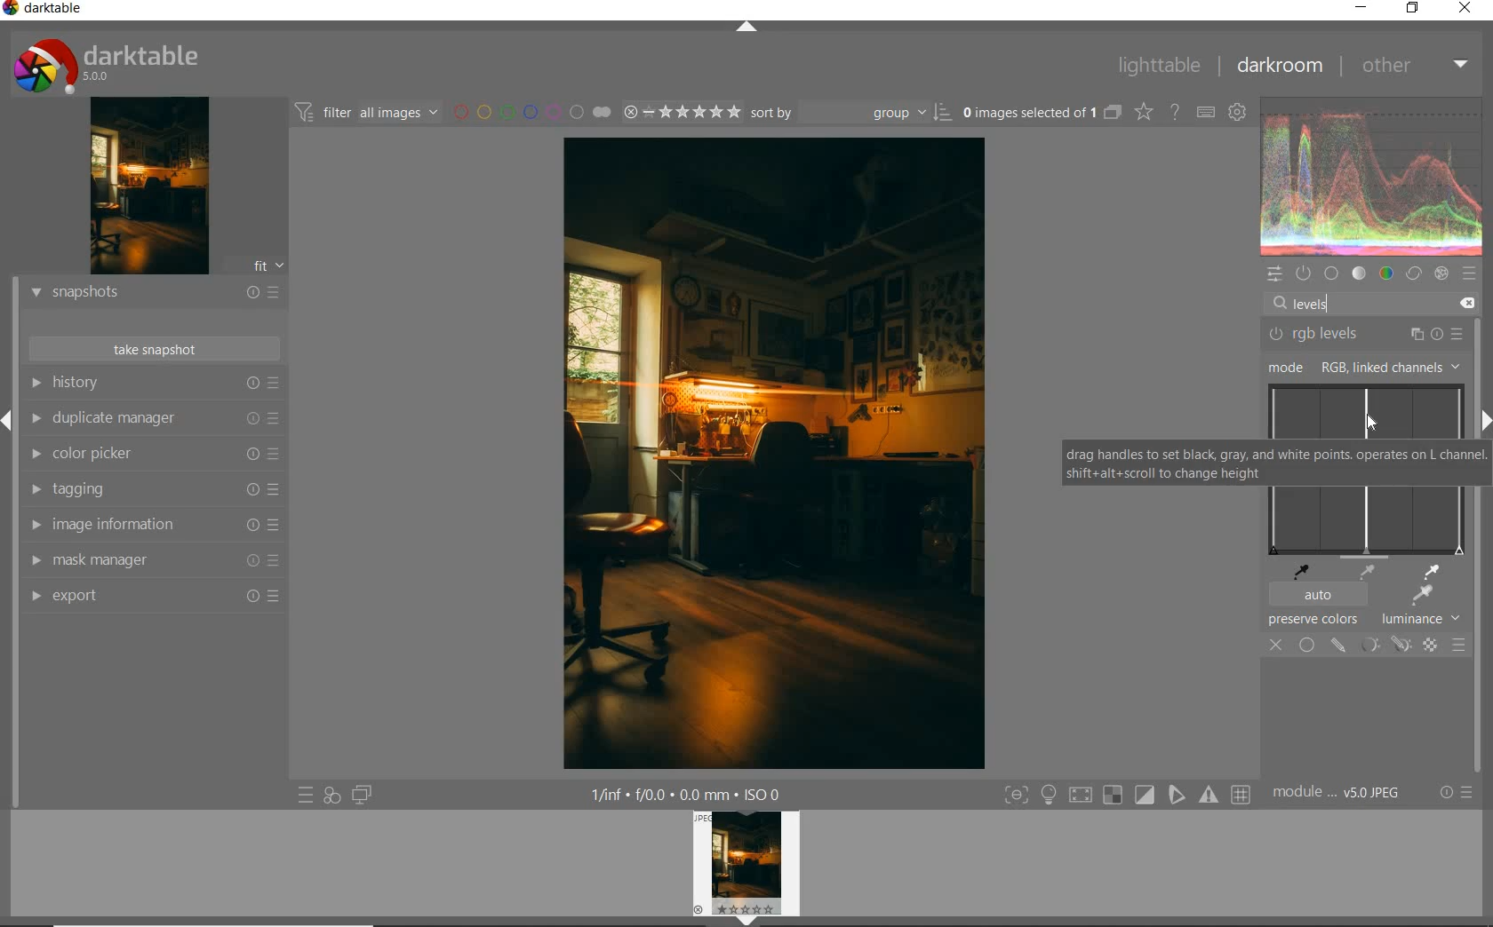  What do you see at coordinates (102, 65) in the screenshot?
I see `system logo` at bounding box center [102, 65].